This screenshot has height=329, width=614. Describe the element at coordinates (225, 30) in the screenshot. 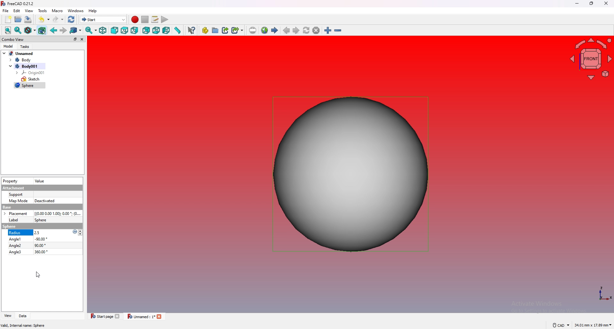

I see `create link` at that location.